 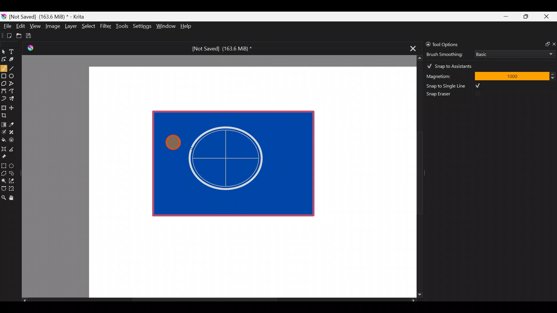 What do you see at coordinates (4, 131) in the screenshot?
I see `Colourise mask tool` at bounding box center [4, 131].